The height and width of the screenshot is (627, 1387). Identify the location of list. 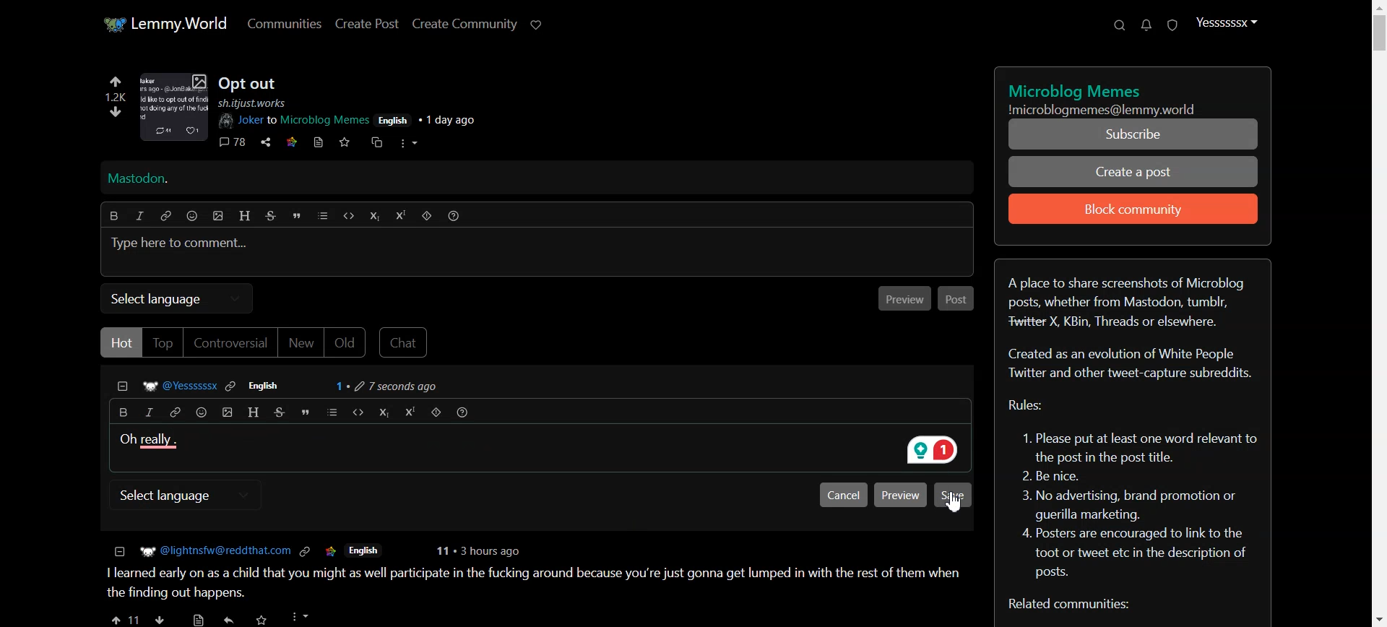
(329, 412).